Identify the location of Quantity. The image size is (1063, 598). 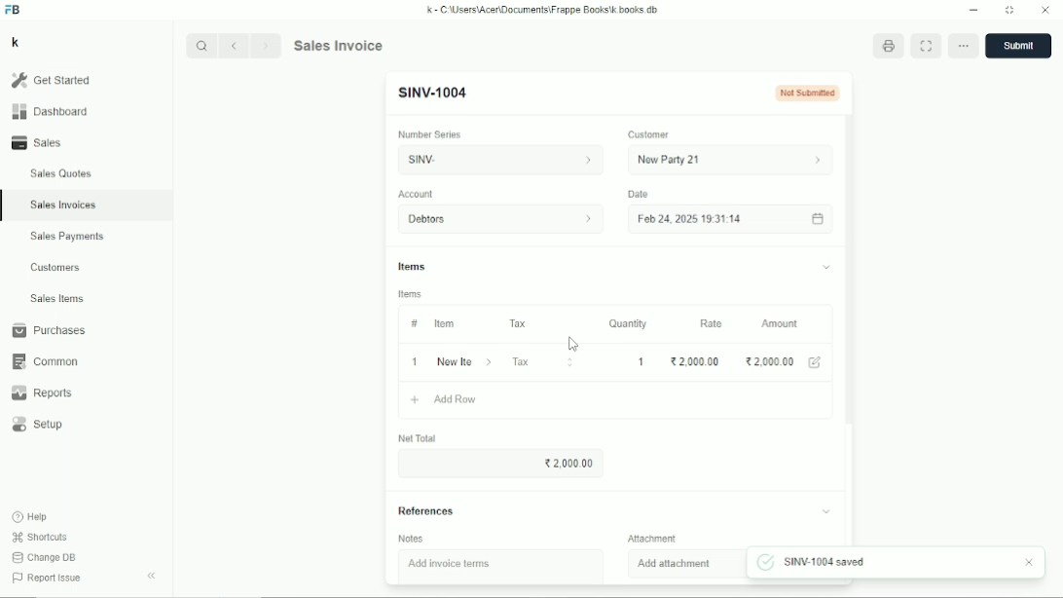
(628, 323).